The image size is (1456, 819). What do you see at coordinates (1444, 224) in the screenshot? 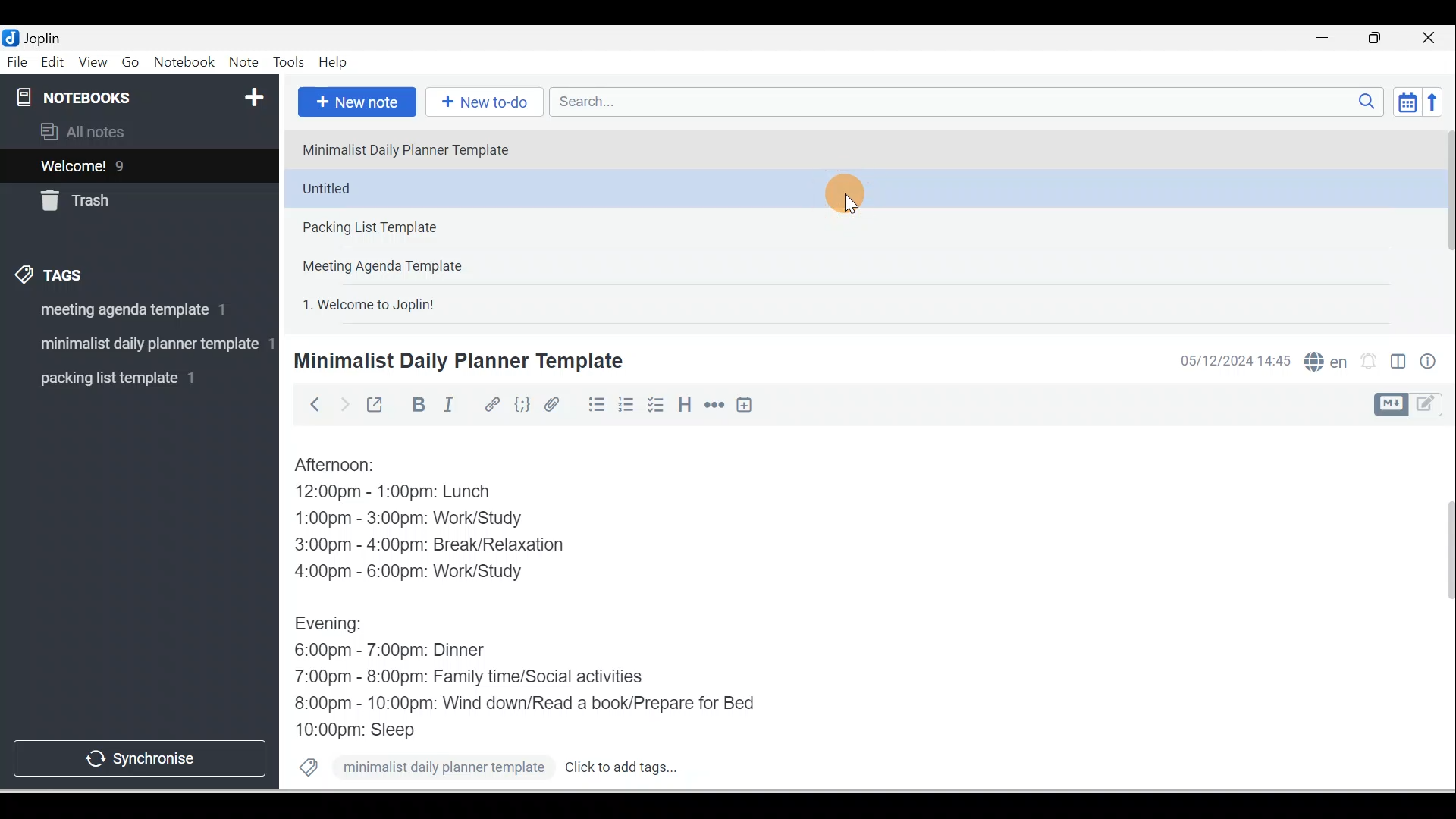
I see `Scroll bar` at bounding box center [1444, 224].